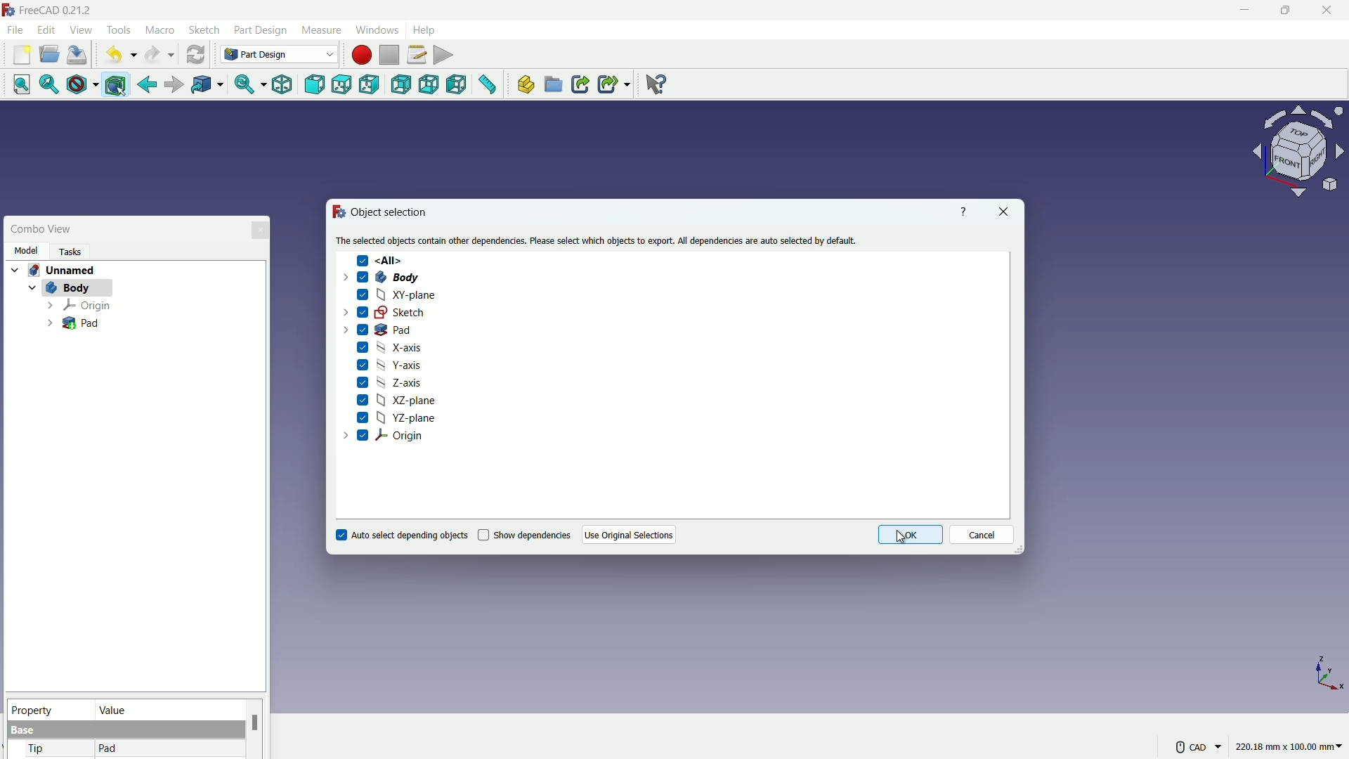 This screenshot has height=759, width=1349. What do you see at coordinates (398, 294) in the screenshot?
I see `XY-plane` at bounding box center [398, 294].